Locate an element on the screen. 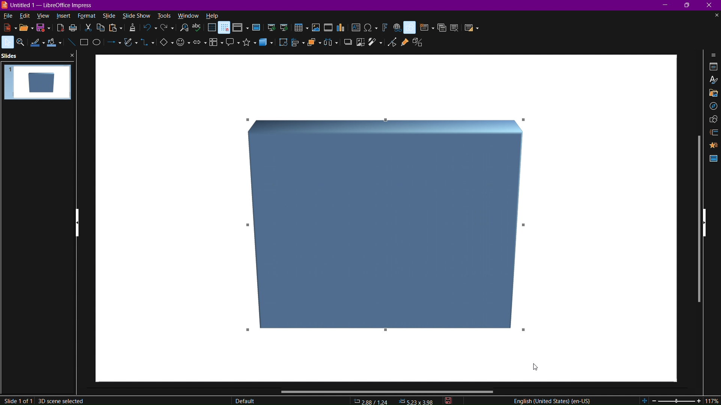 The height and width of the screenshot is (405, 721). Master Slide is located at coordinates (256, 28).